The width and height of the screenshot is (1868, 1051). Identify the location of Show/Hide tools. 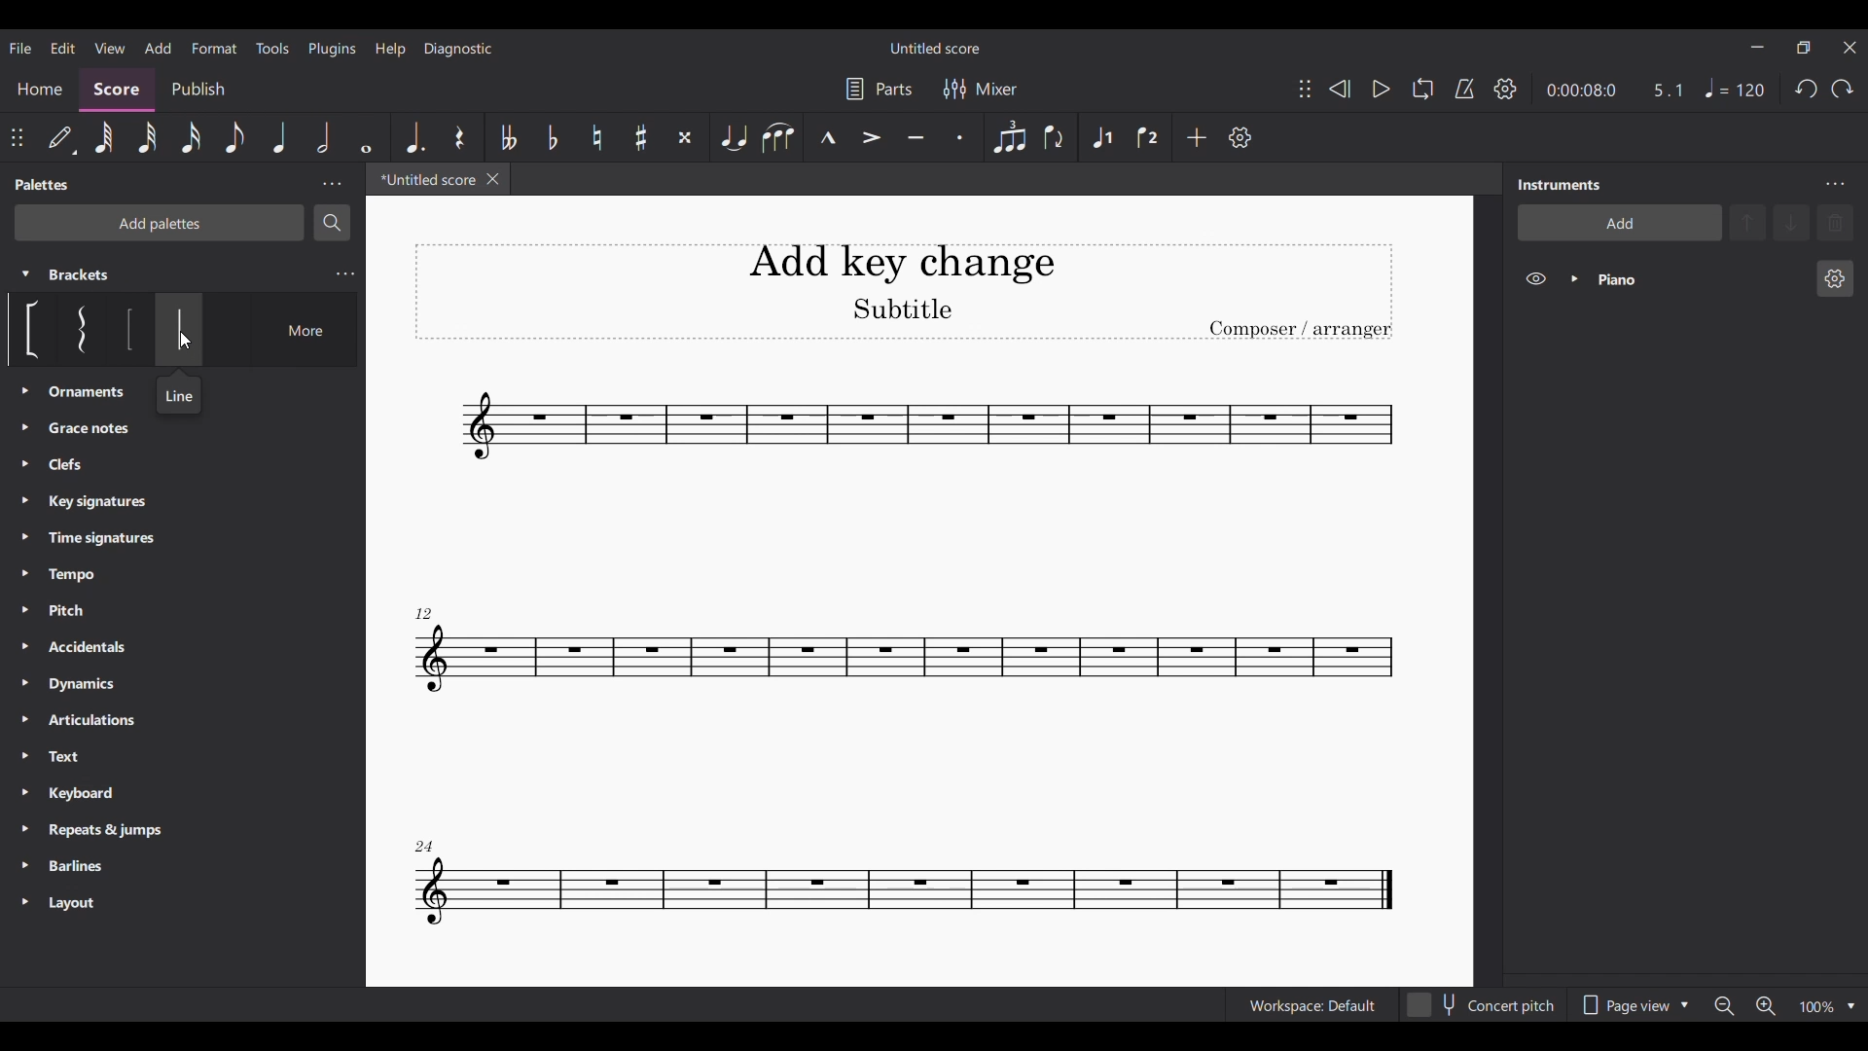
(1505, 89).